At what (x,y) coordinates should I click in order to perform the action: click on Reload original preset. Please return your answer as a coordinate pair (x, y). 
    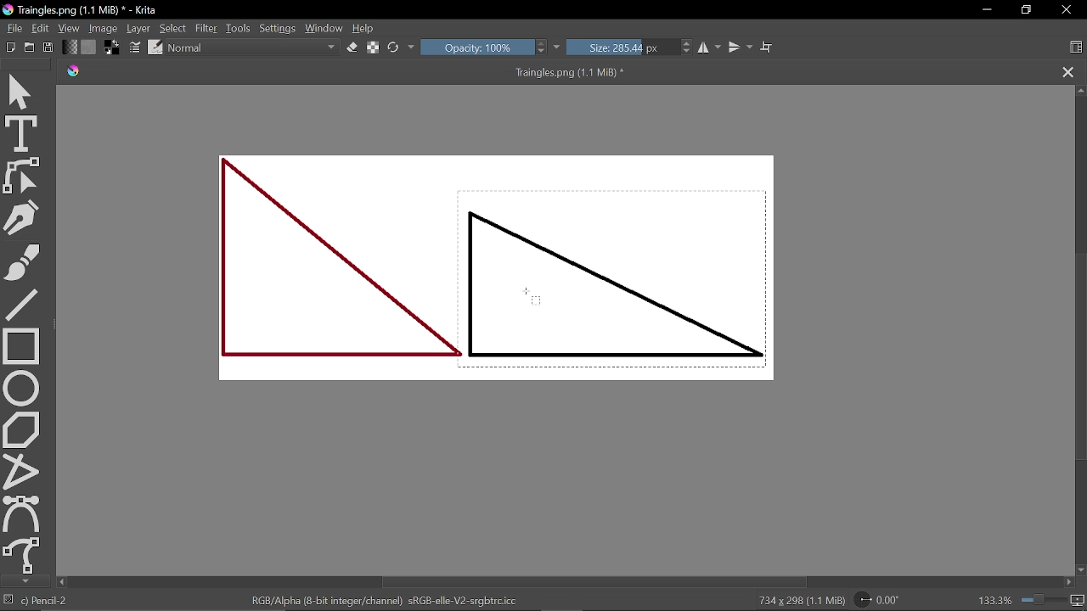
    Looking at the image, I should click on (402, 48).